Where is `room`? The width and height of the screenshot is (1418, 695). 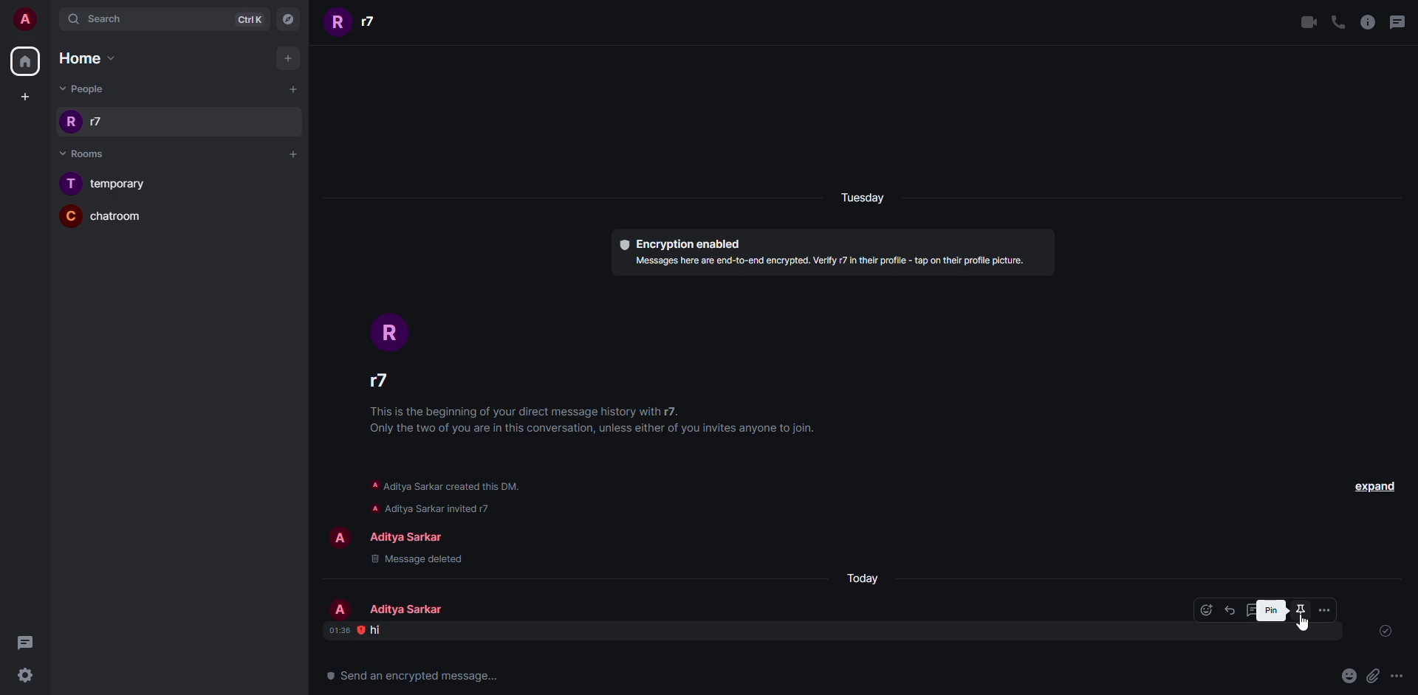 room is located at coordinates (109, 184).